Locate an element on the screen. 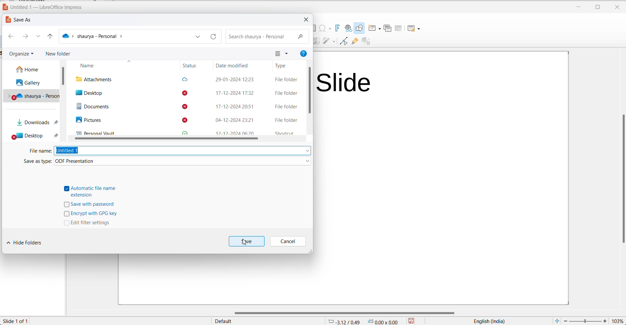  FORMAT OPTIONS is located at coordinates (183, 161).